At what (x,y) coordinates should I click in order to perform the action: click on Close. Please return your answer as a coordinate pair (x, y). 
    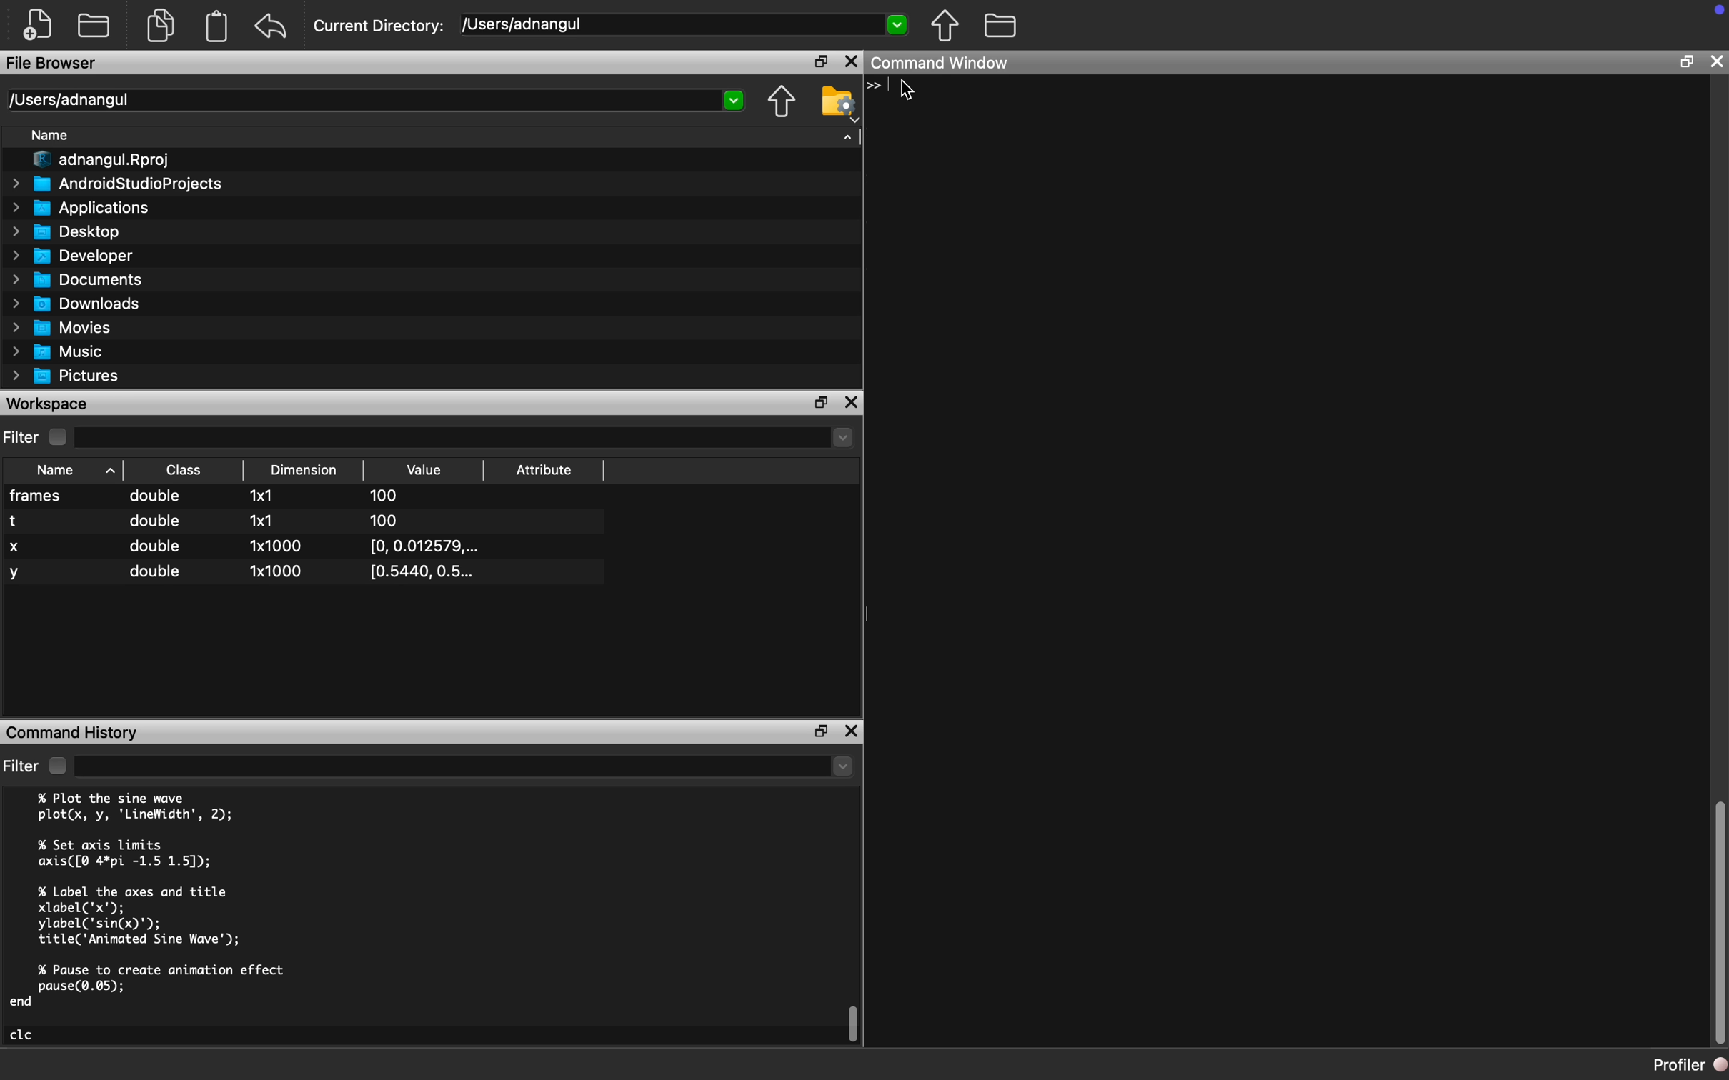
    Looking at the image, I should click on (851, 61).